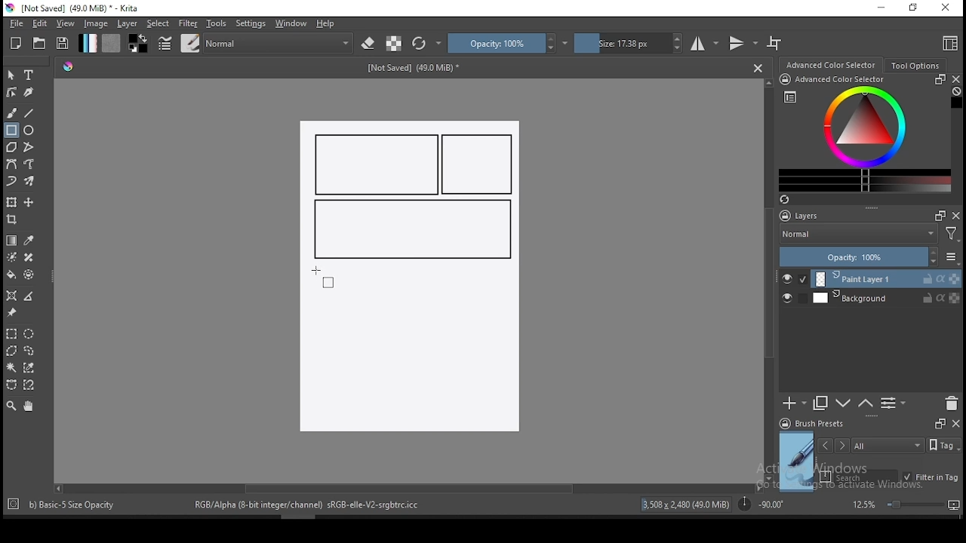 This screenshot has width=966, height=543. Describe the element at coordinates (947, 8) in the screenshot. I see ` close window` at that location.